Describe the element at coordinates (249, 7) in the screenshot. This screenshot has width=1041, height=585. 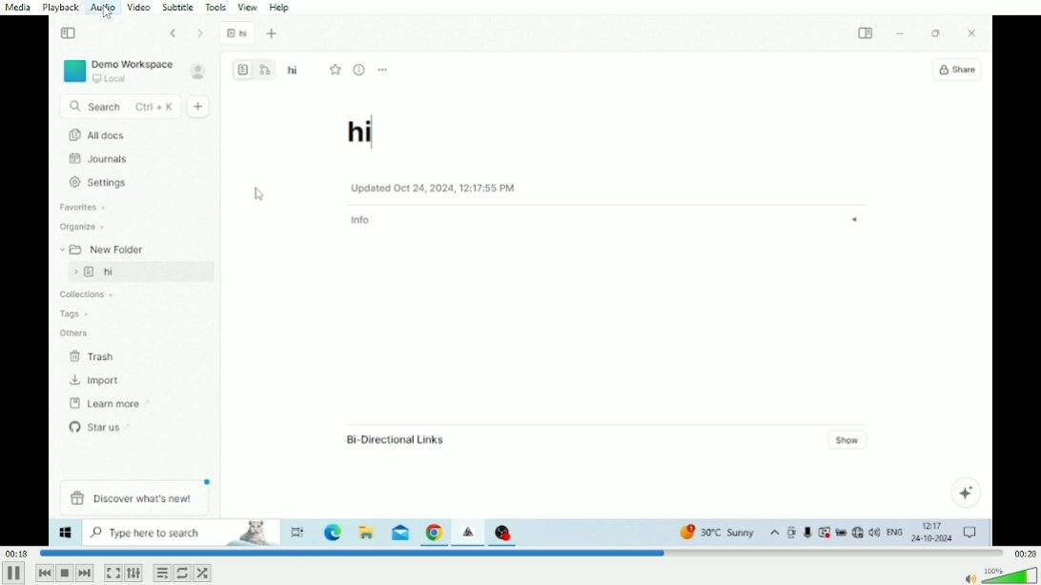
I see `View` at that location.